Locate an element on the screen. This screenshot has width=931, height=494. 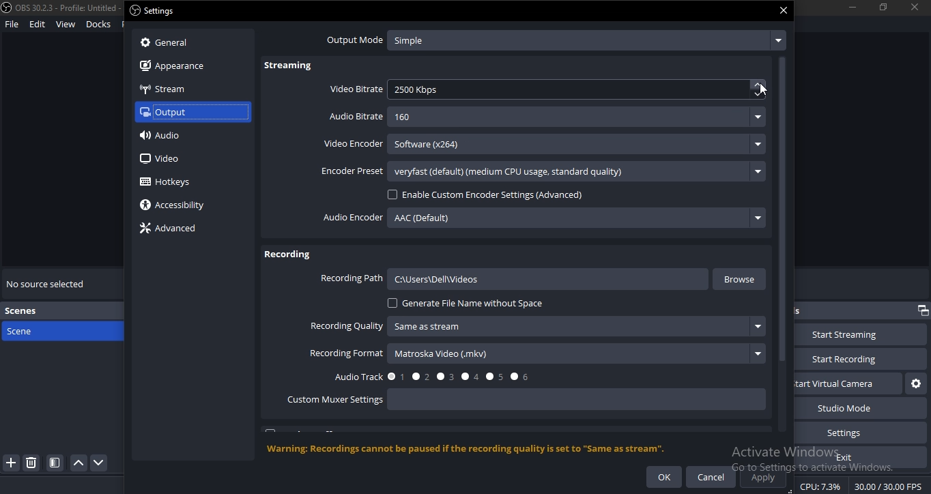
up is located at coordinates (759, 85).